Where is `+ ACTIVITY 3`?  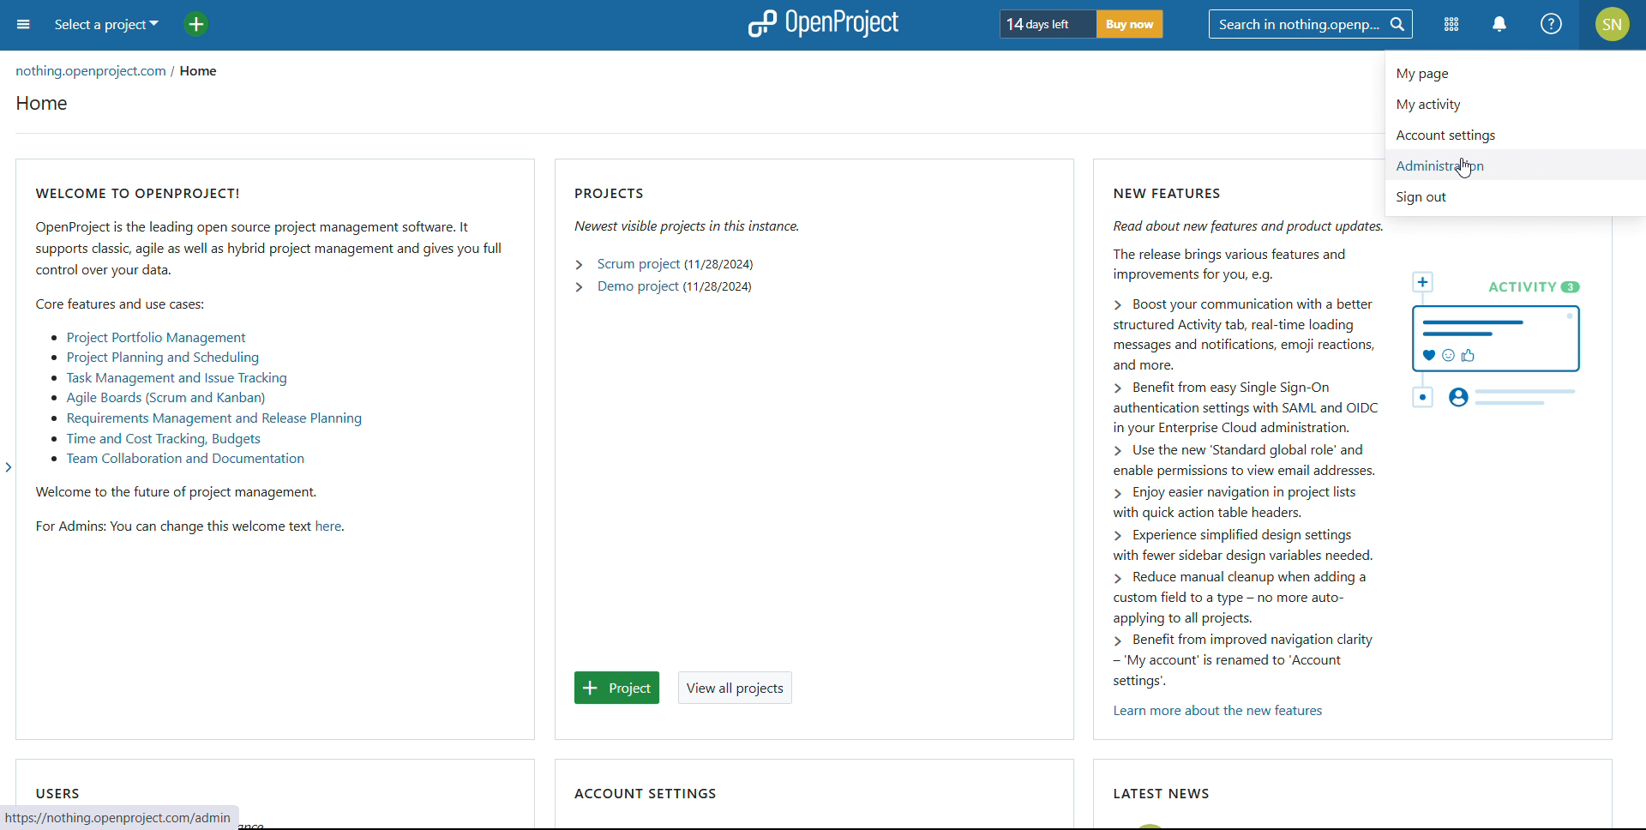
+ ACTIVITY 3 is located at coordinates (1505, 340).